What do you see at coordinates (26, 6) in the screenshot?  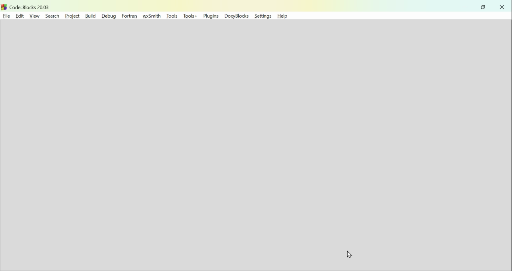 I see `Code blocks 20.03` at bounding box center [26, 6].